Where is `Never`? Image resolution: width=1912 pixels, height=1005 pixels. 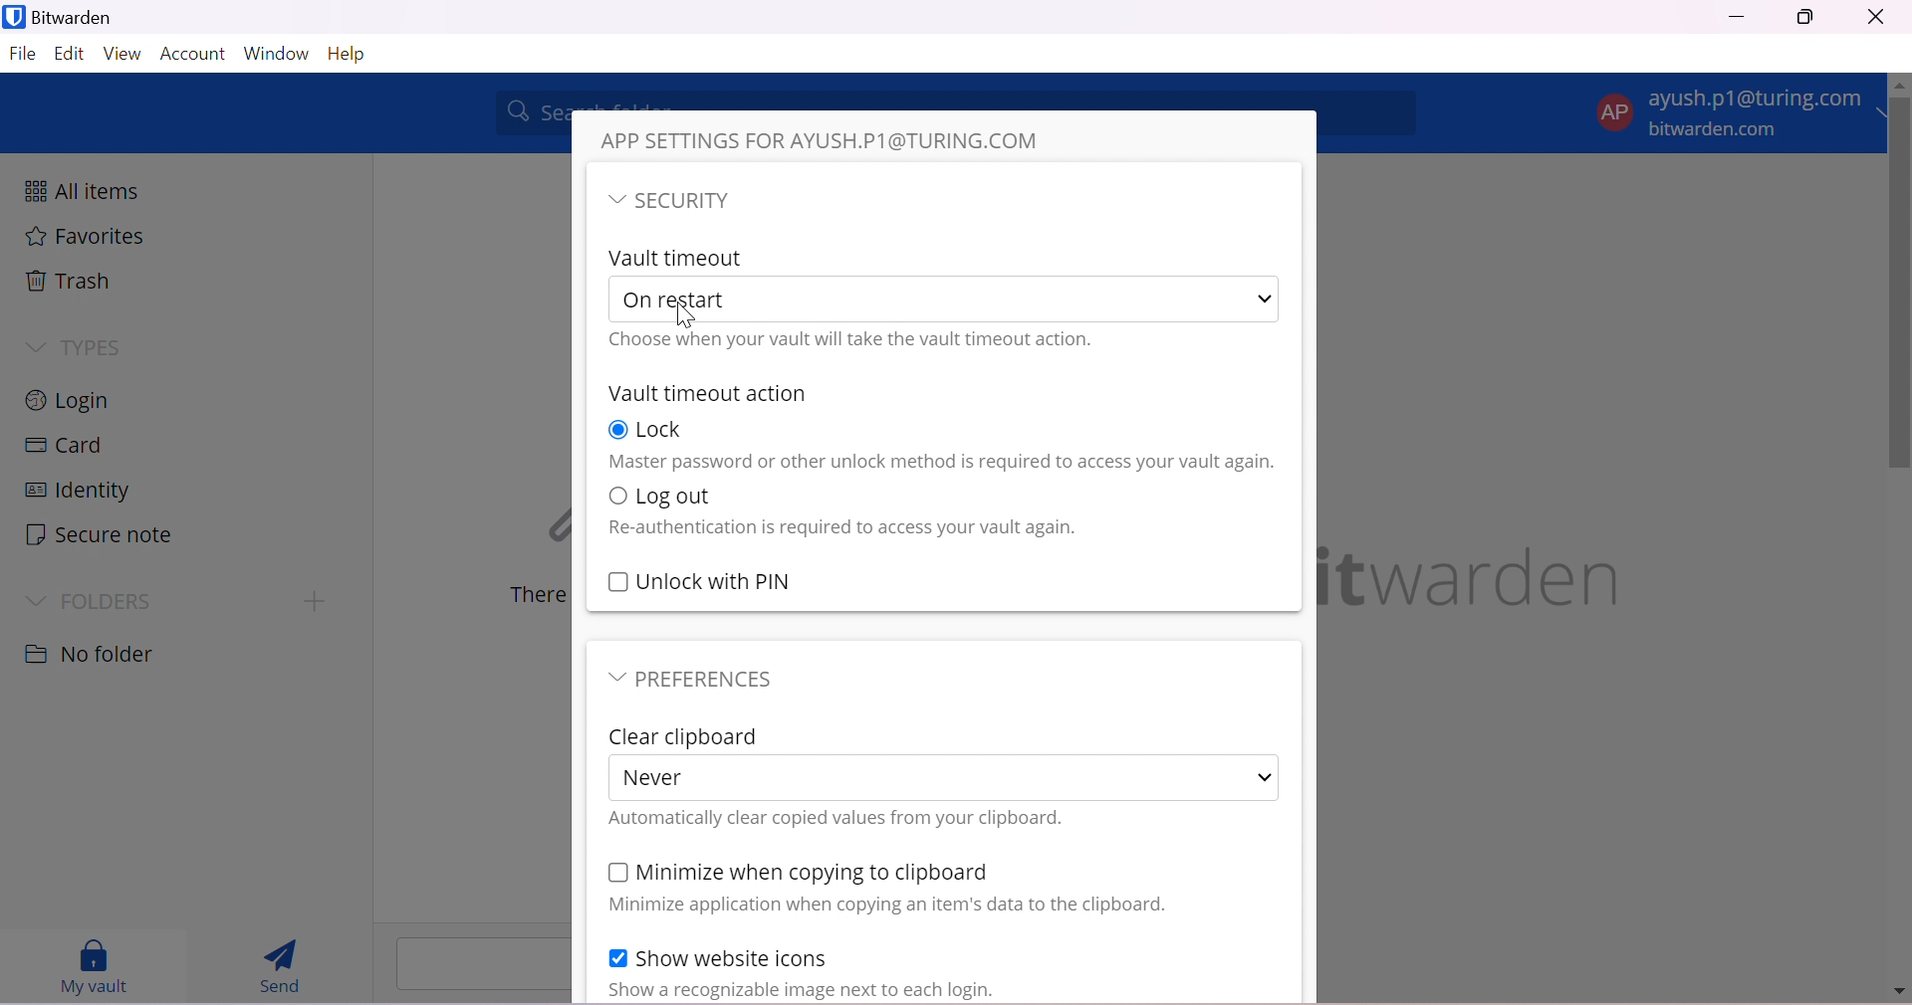
Never is located at coordinates (661, 777).